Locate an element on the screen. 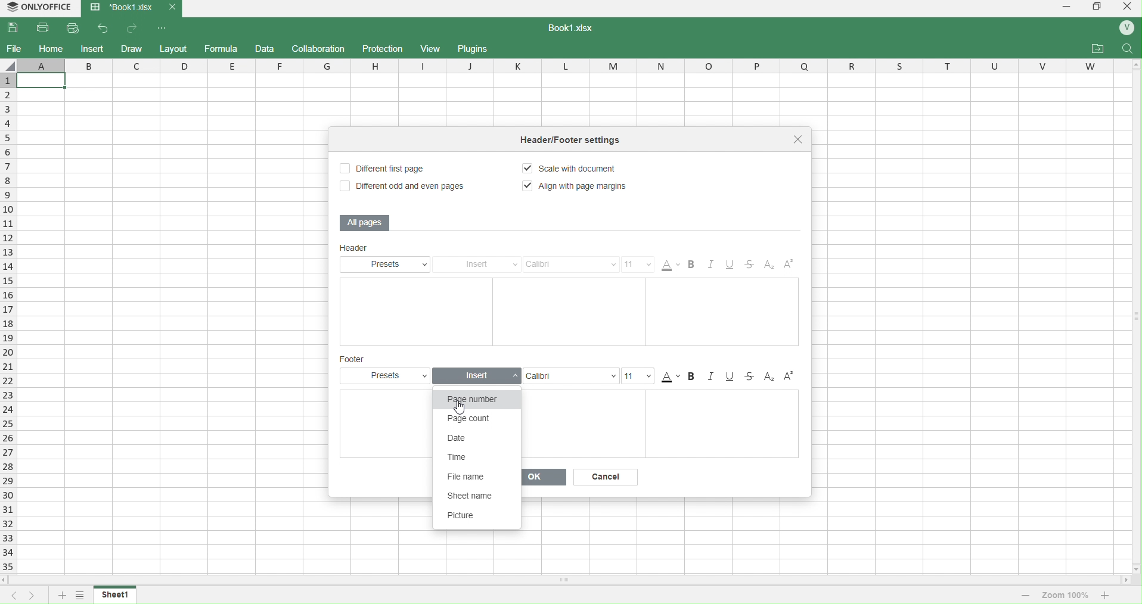  Underline is located at coordinates (731, 376).